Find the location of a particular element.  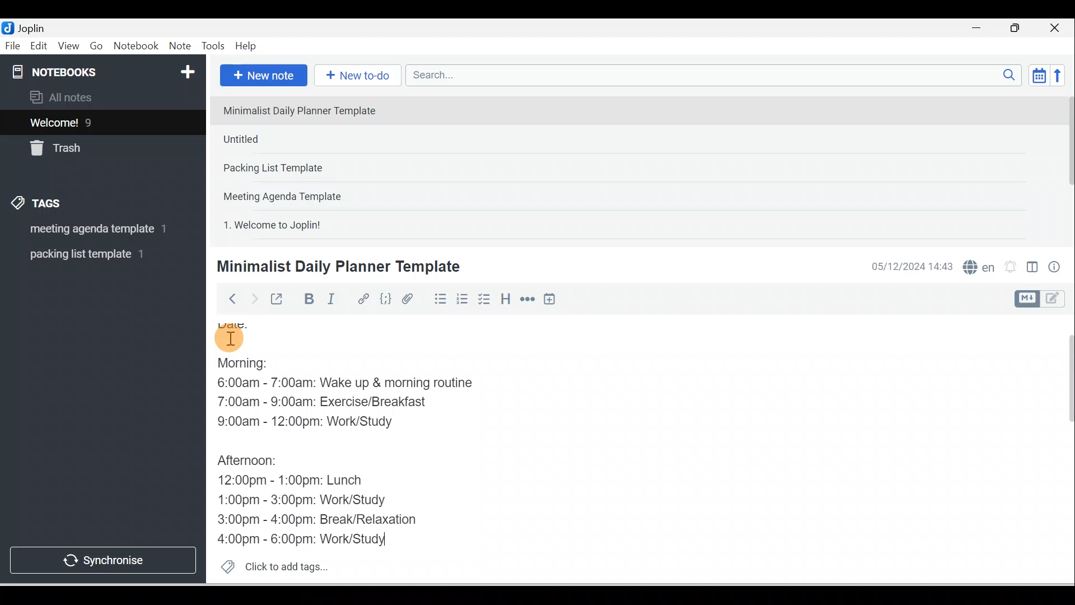

Reverse sort is located at coordinates (1061, 75).